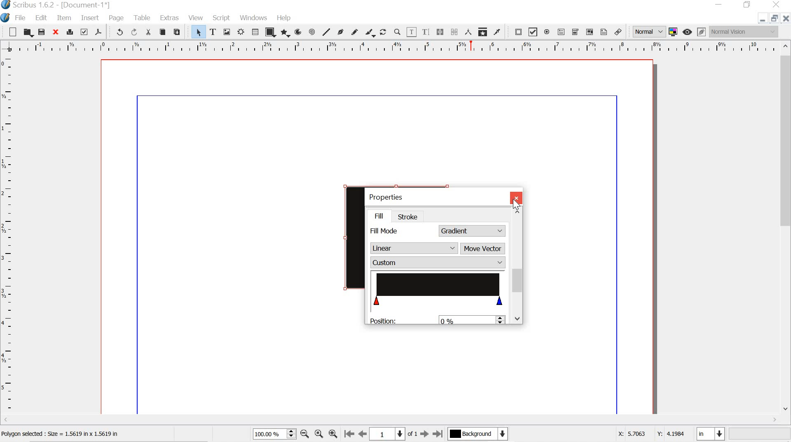  What do you see at coordinates (370, 32) in the screenshot?
I see `calligraphic line` at bounding box center [370, 32].